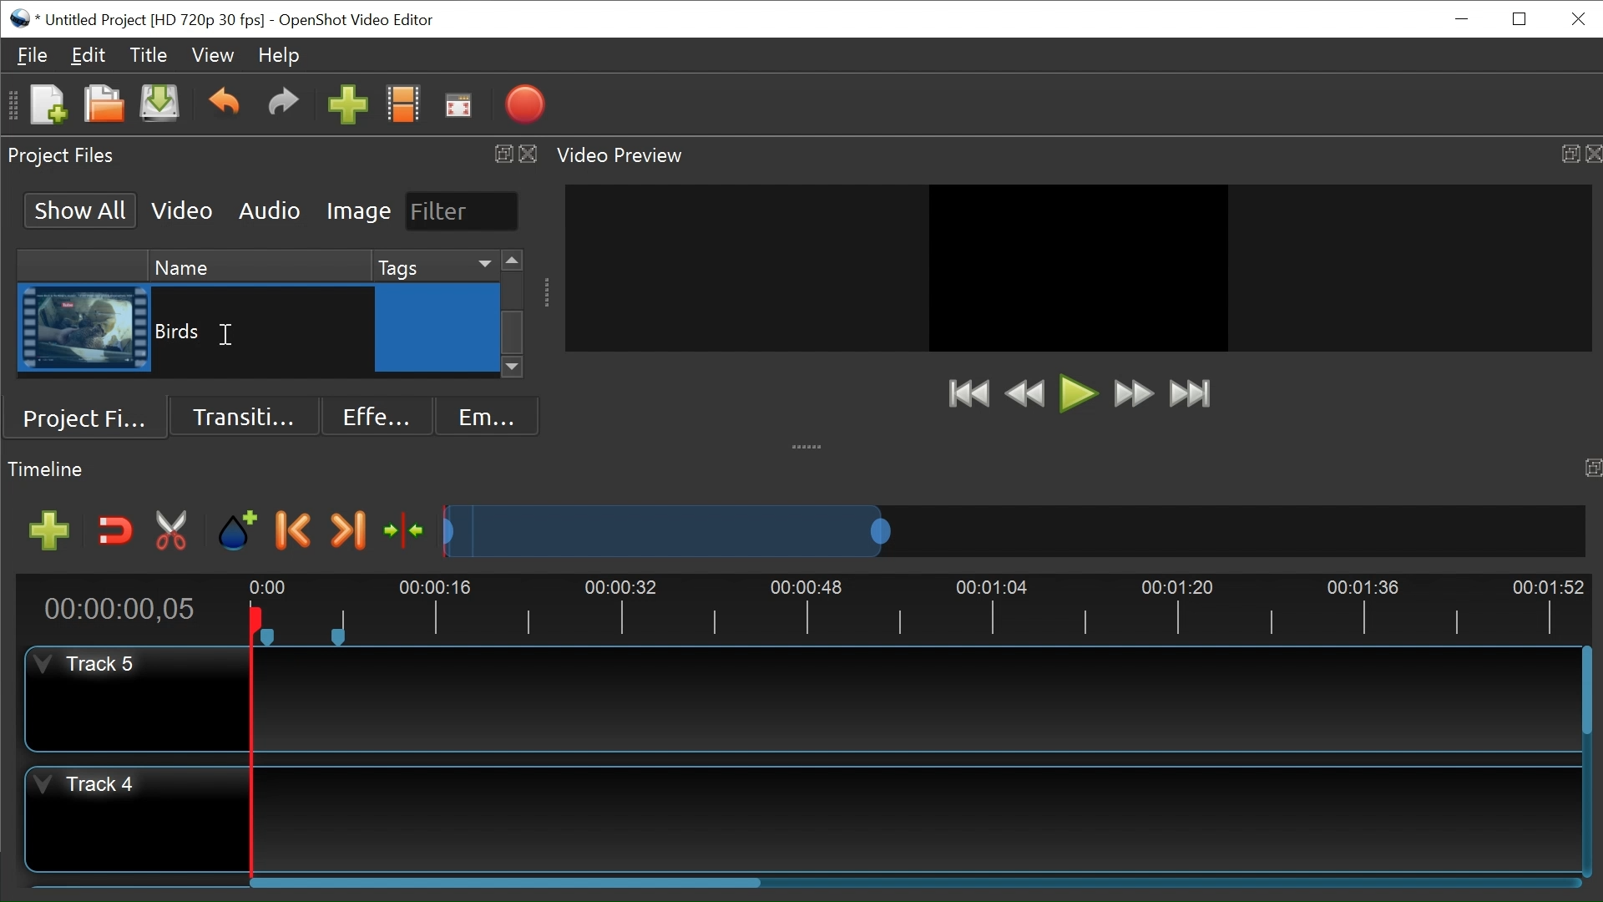 The width and height of the screenshot is (1603, 902). Describe the element at coordinates (268, 210) in the screenshot. I see `Audio` at that location.